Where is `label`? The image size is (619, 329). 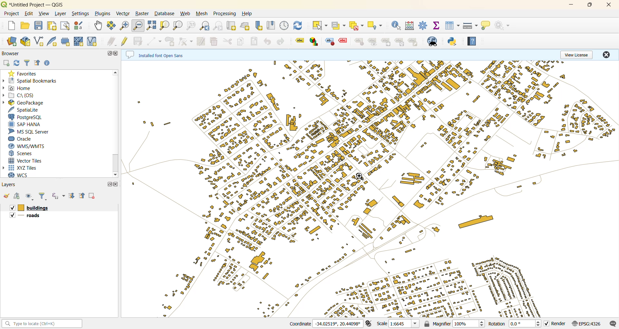
label is located at coordinates (372, 43).